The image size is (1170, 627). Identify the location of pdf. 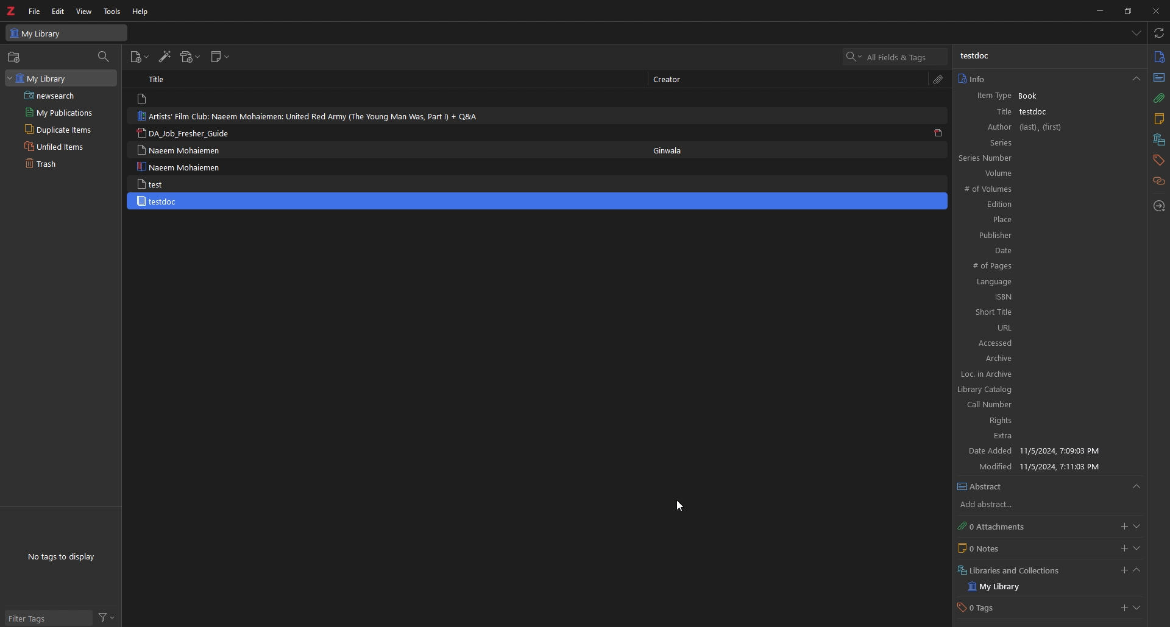
(938, 132).